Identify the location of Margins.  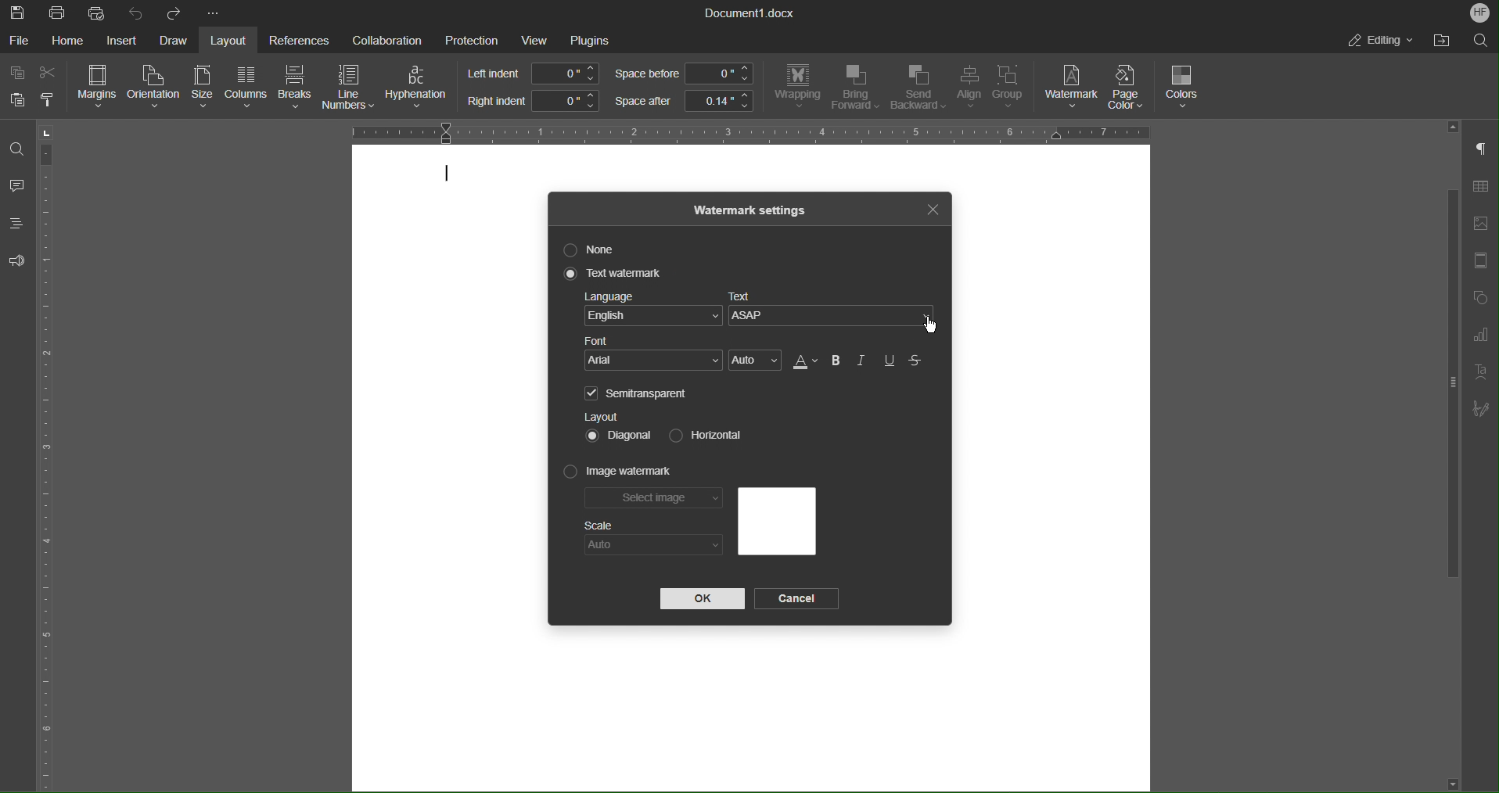
(99, 87).